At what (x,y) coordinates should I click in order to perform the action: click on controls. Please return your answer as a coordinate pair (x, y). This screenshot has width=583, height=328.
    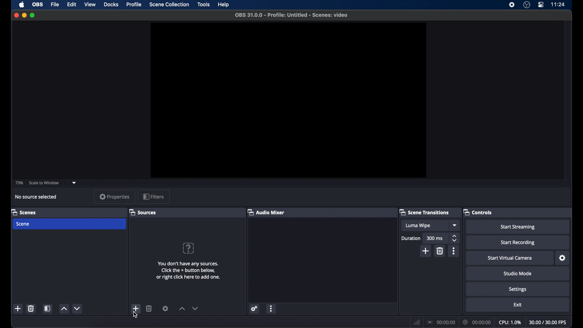
    Looking at the image, I should click on (478, 213).